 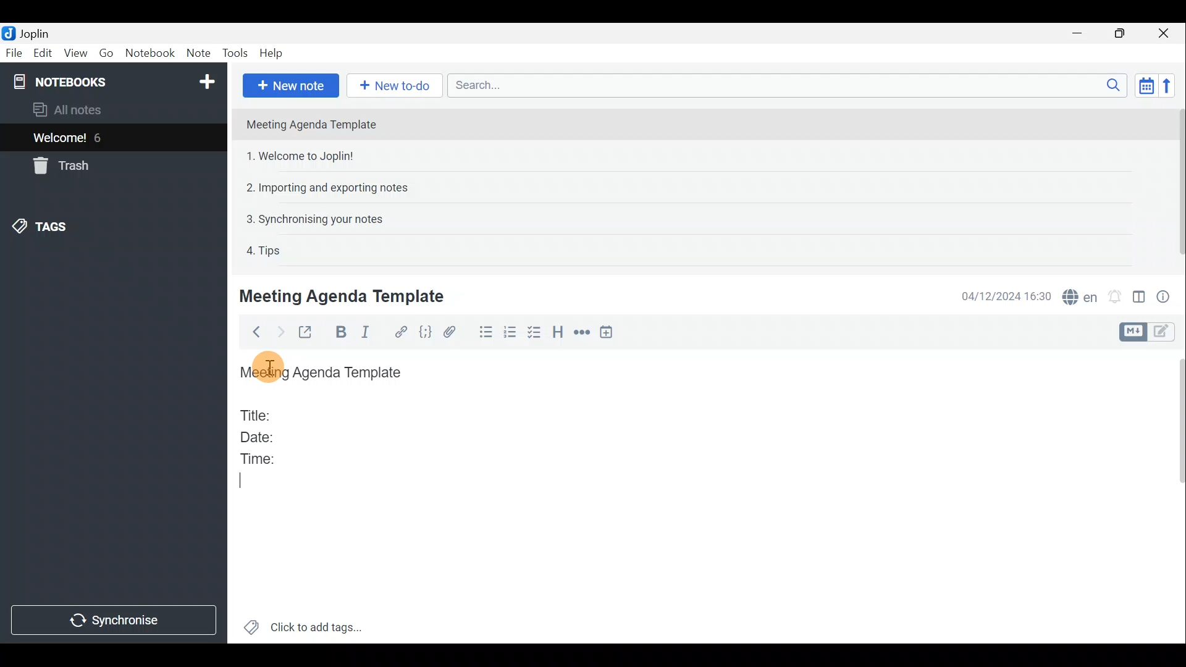 What do you see at coordinates (455, 332) in the screenshot?
I see `Attach file` at bounding box center [455, 332].